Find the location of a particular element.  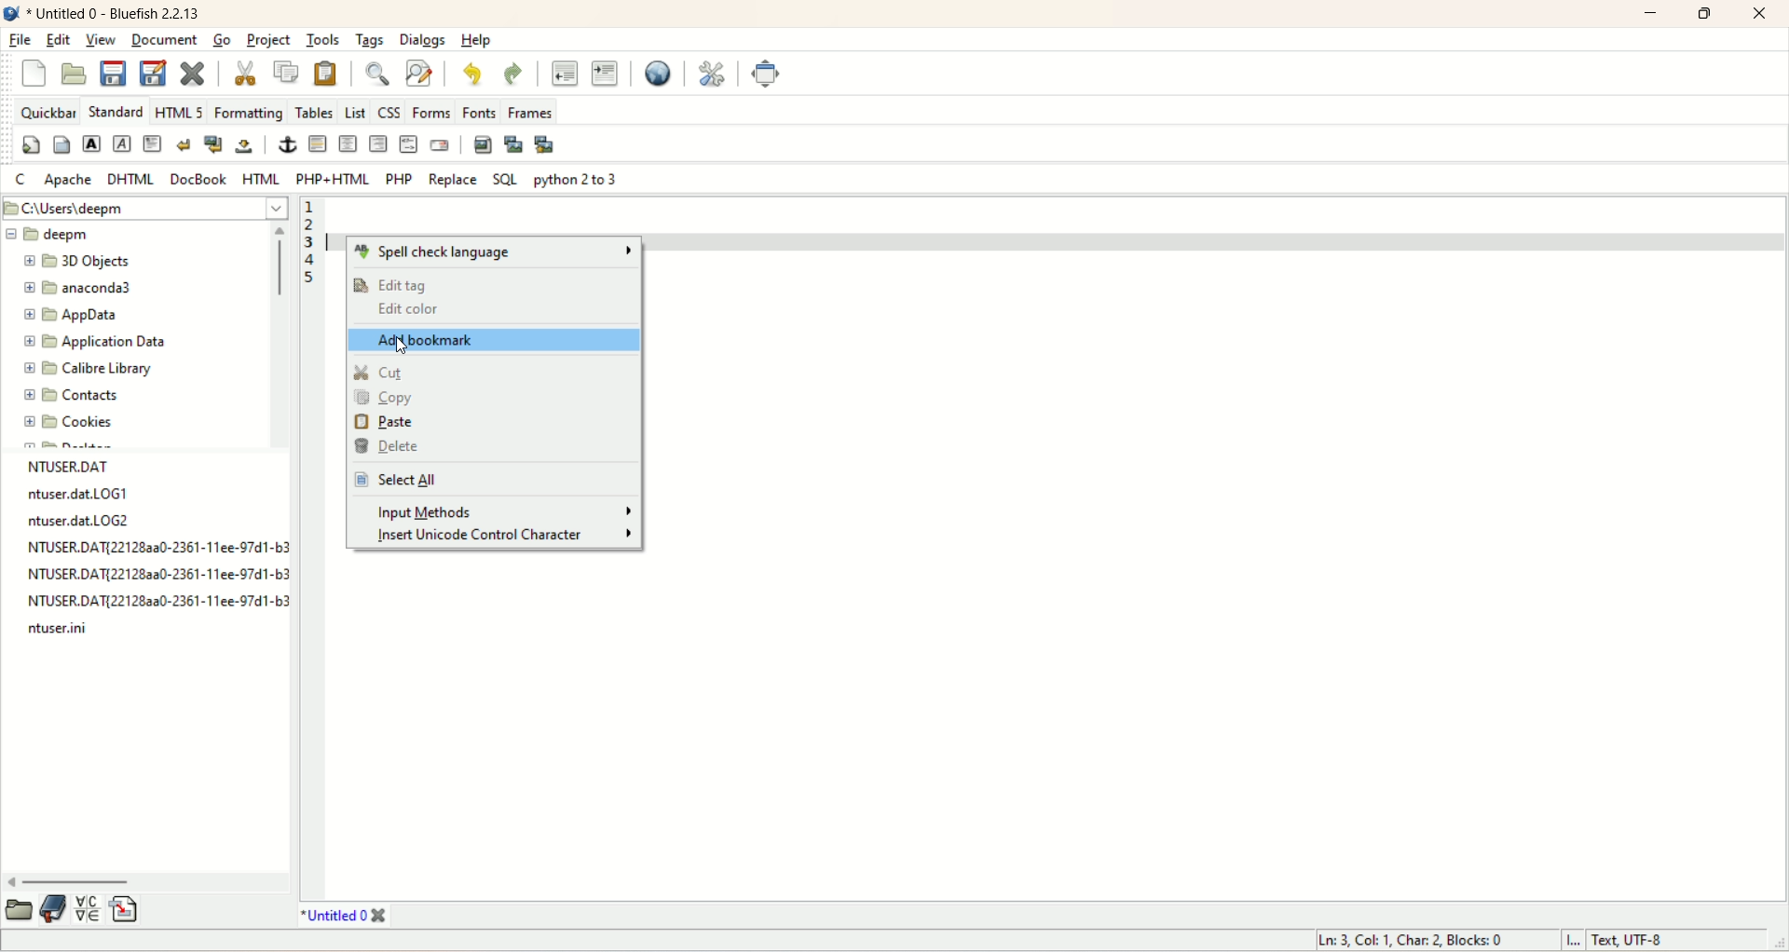

file name is located at coordinates (155, 550).